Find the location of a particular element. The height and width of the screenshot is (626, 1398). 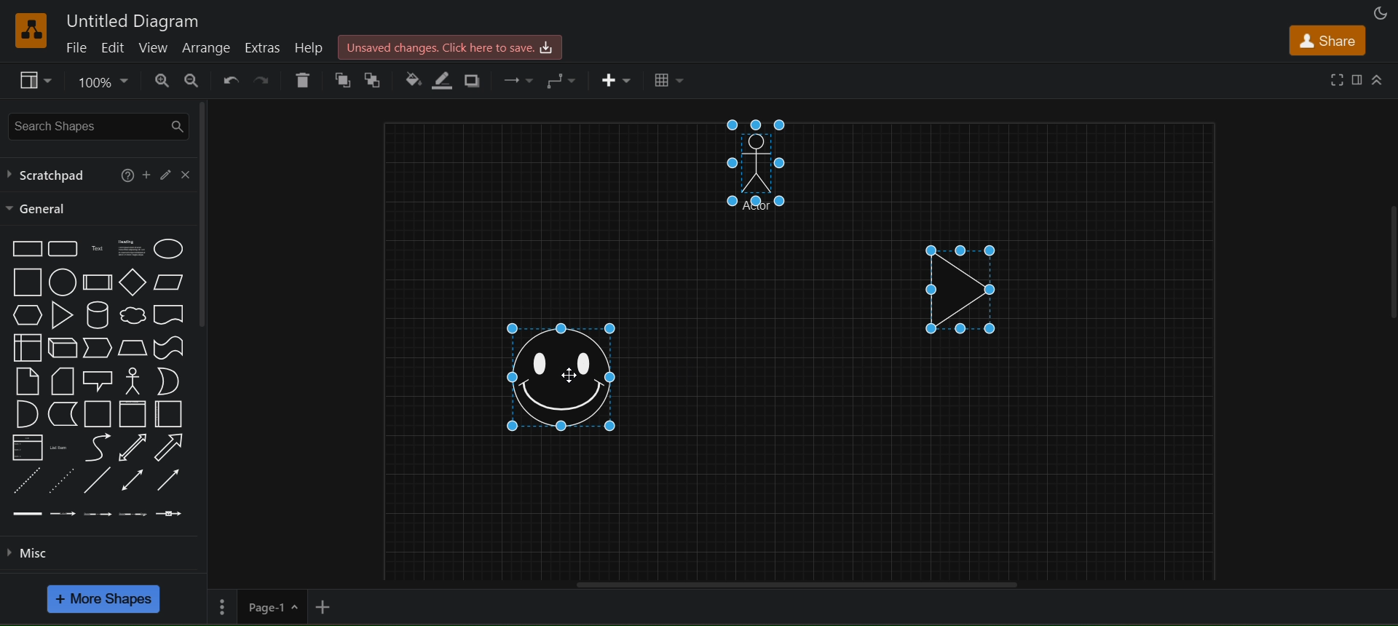

rectangle is located at coordinates (25, 250).